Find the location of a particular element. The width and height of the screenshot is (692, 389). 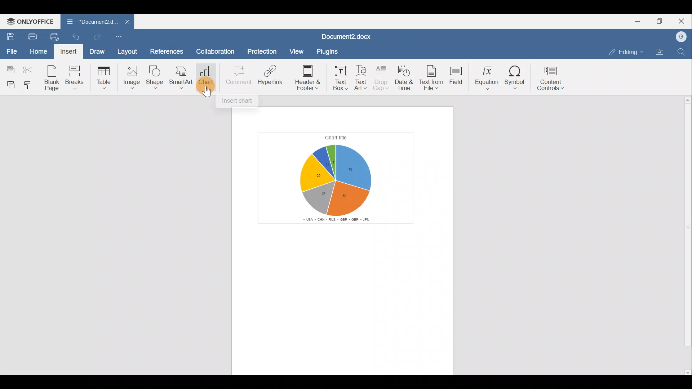

Minimize is located at coordinates (636, 22).